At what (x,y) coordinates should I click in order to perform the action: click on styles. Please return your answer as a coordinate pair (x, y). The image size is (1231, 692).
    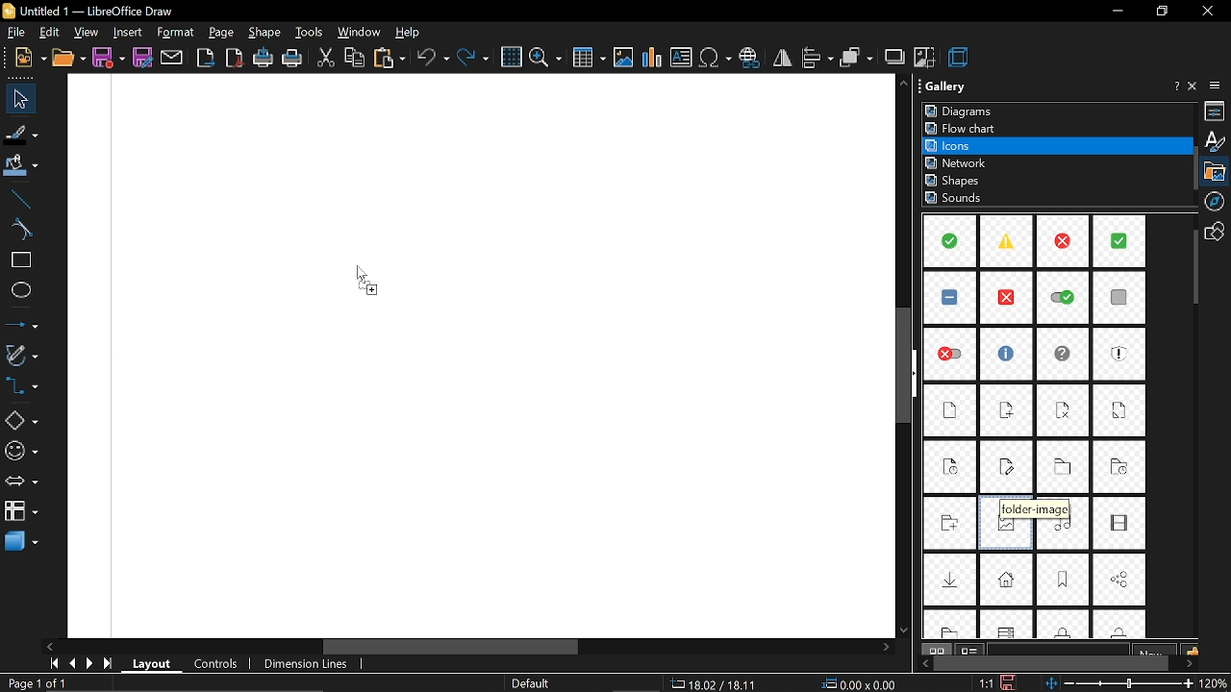
    Looking at the image, I should click on (1215, 141).